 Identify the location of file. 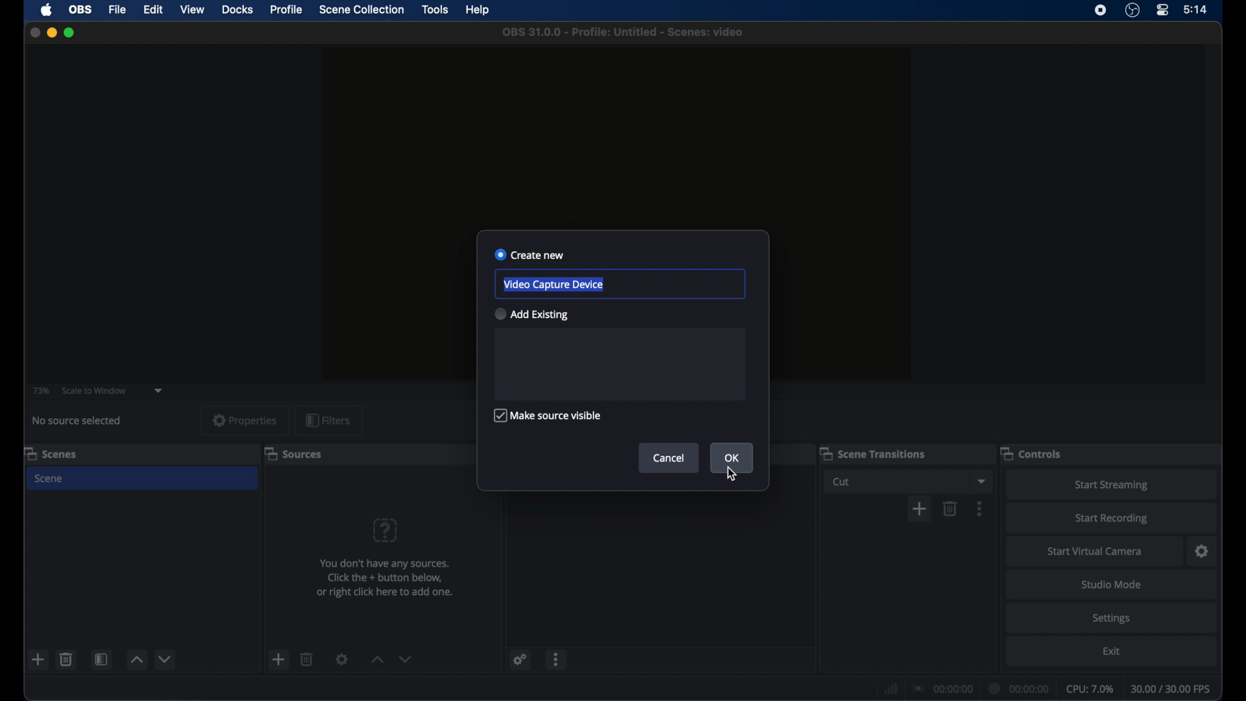
(117, 9).